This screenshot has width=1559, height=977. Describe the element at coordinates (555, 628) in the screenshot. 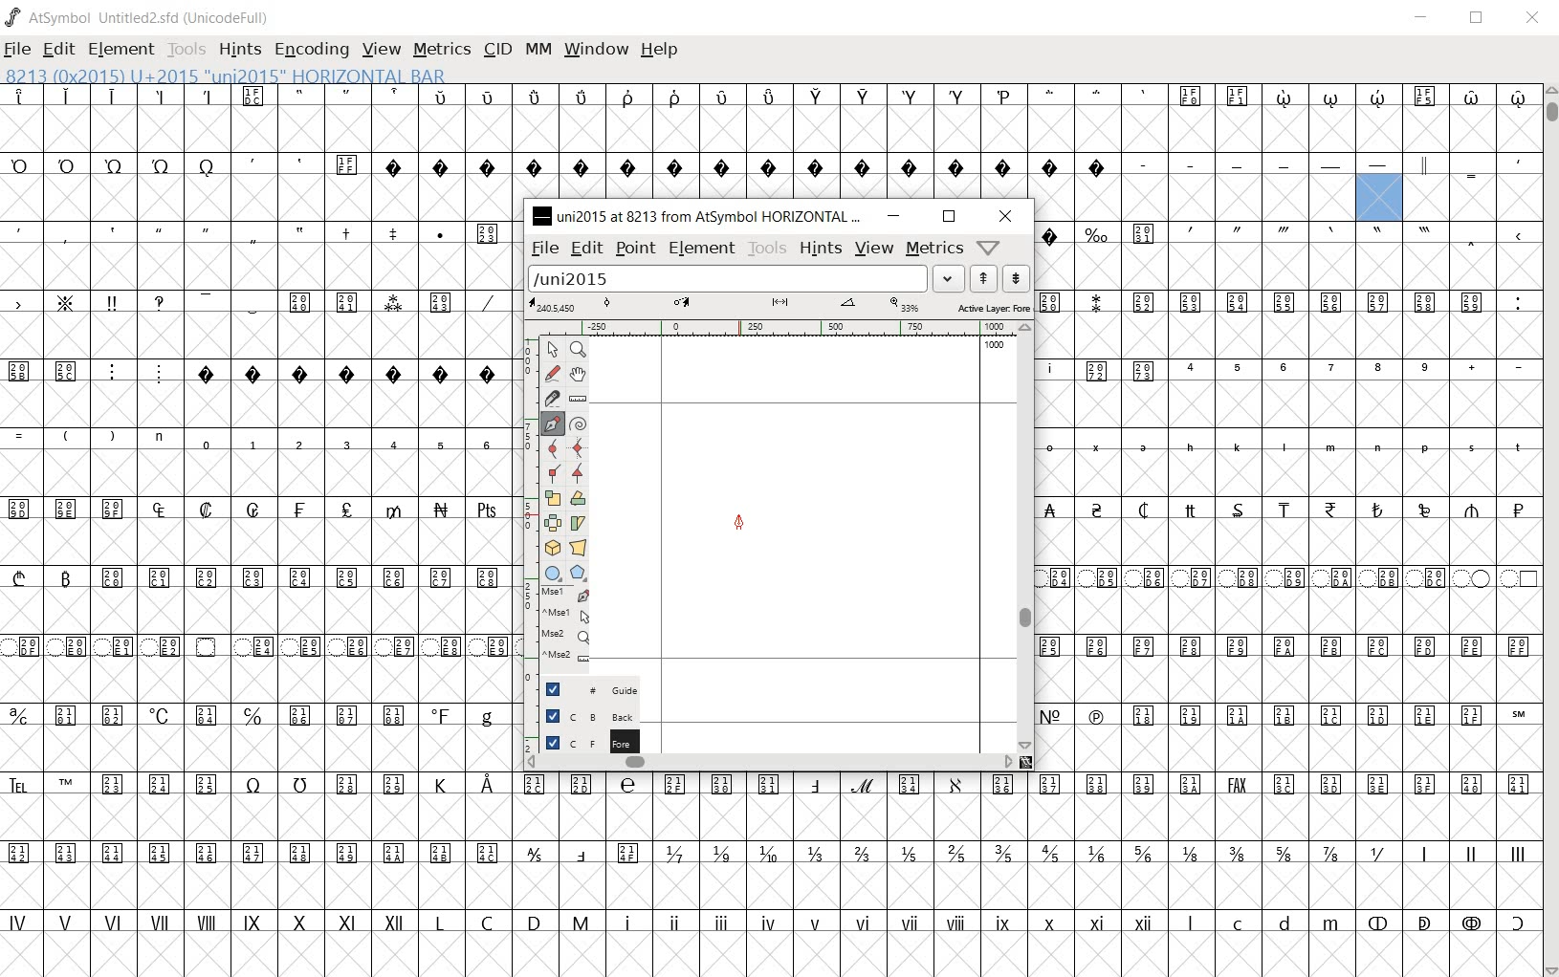

I see `mse1 mse1 mse2 mse2` at that location.